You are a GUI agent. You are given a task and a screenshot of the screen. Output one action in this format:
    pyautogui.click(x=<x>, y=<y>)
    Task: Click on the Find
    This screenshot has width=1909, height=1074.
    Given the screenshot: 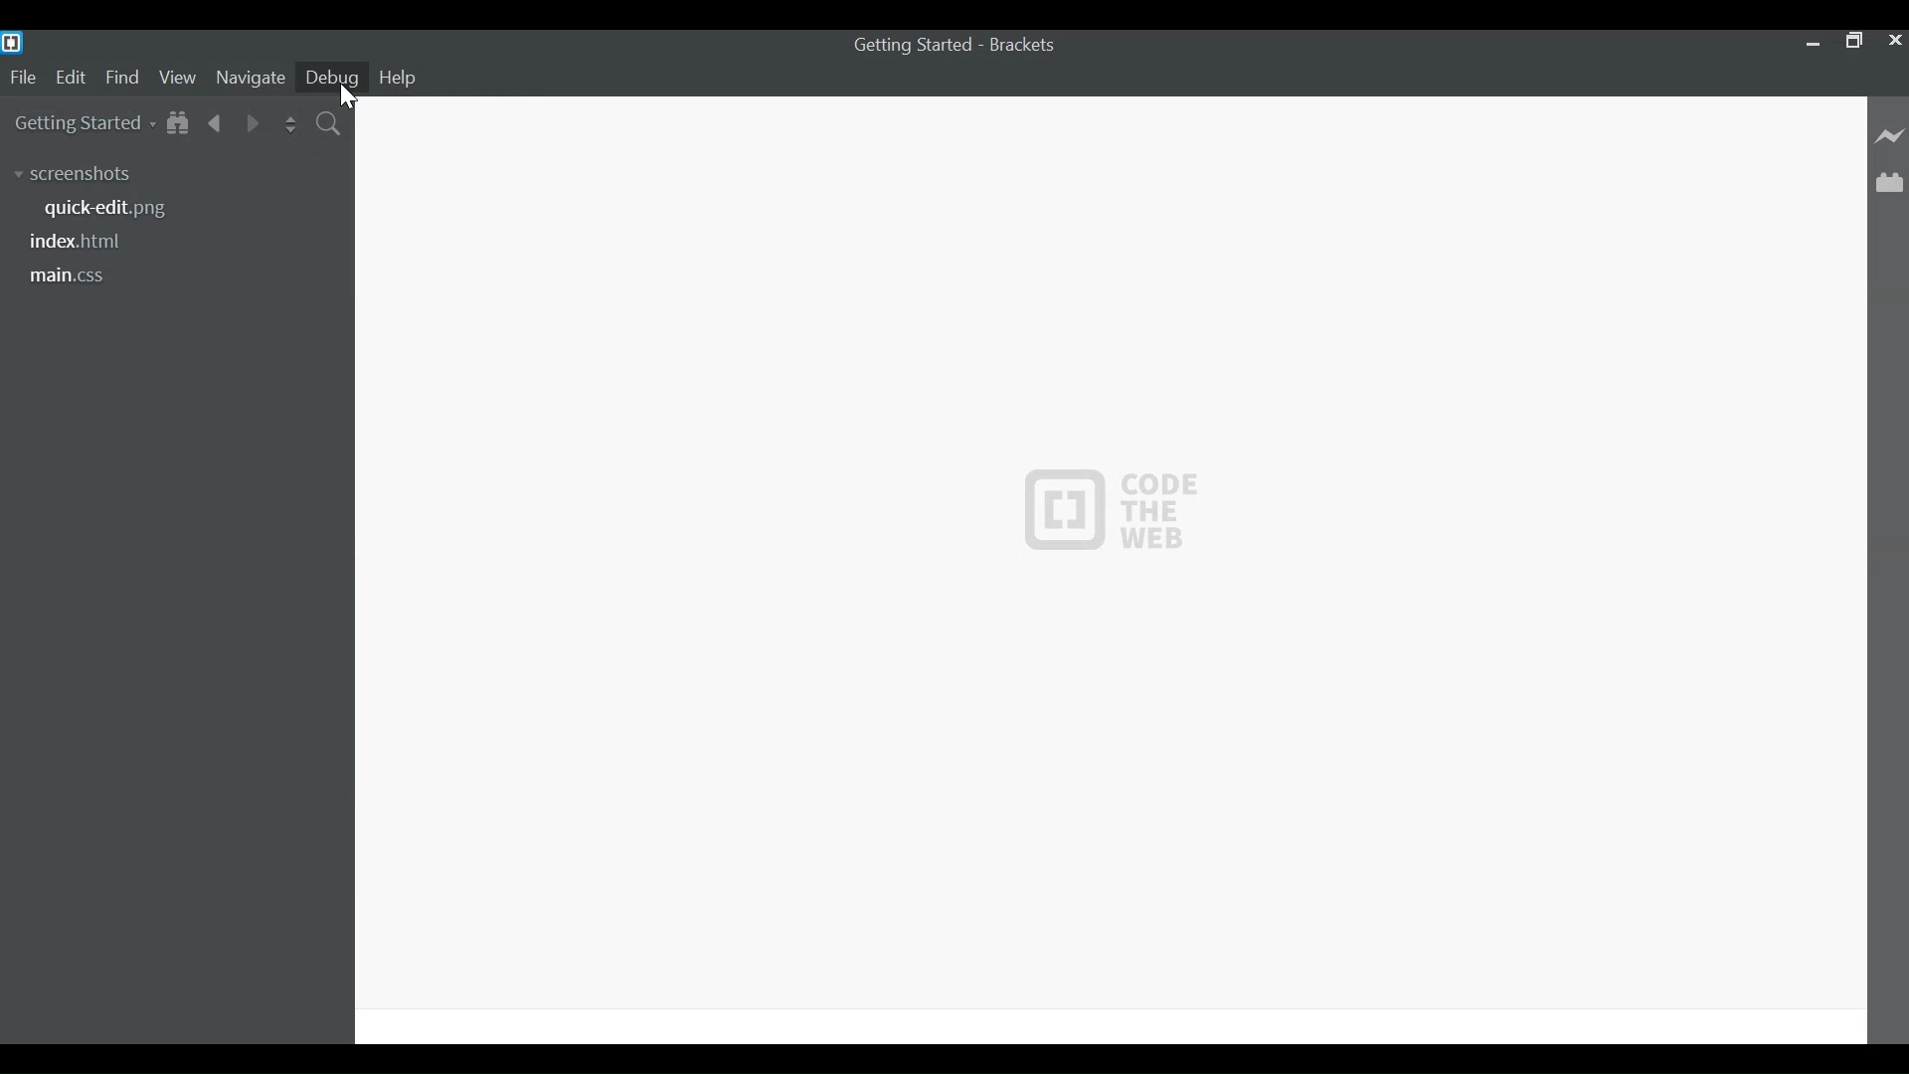 What is the action you would take?
    pyautogui.click(x=122, y=79)
    